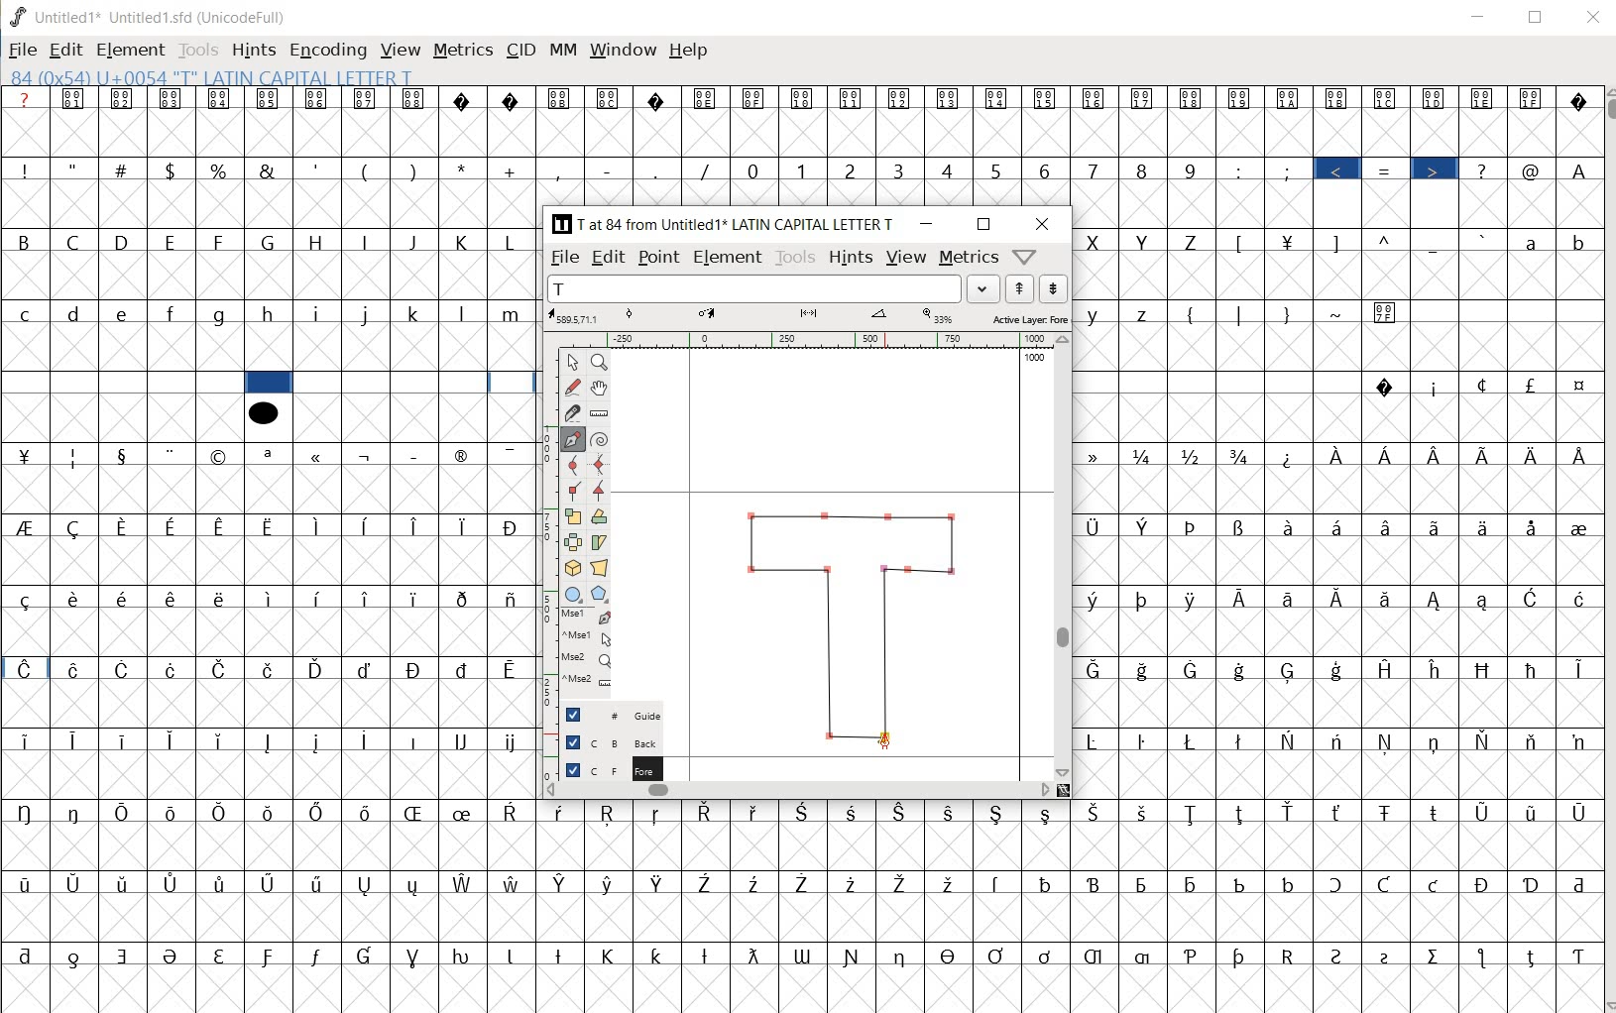 The height and width of the screenshot is (1013, 1616). What do you see at coordinates (1485, 526) in the screenshot?
I see `Symbol` at bounding box center [1485, 526].